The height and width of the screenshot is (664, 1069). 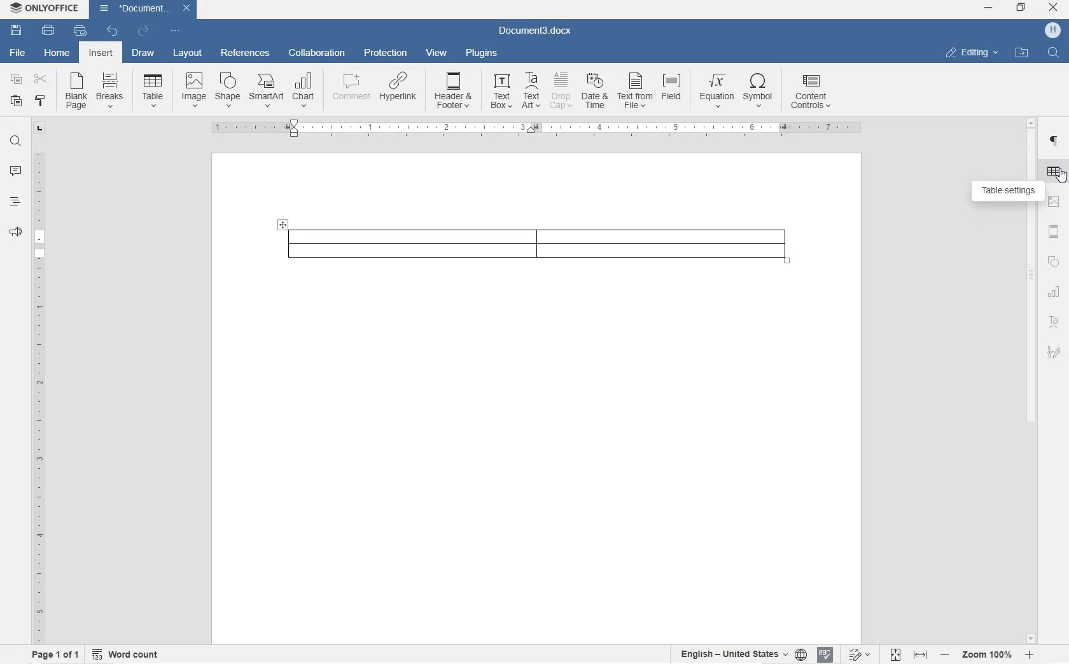 What do you see at coordinates (759, 92) in the screenshot?
I see `symbol` at bounding box center [759, 92].